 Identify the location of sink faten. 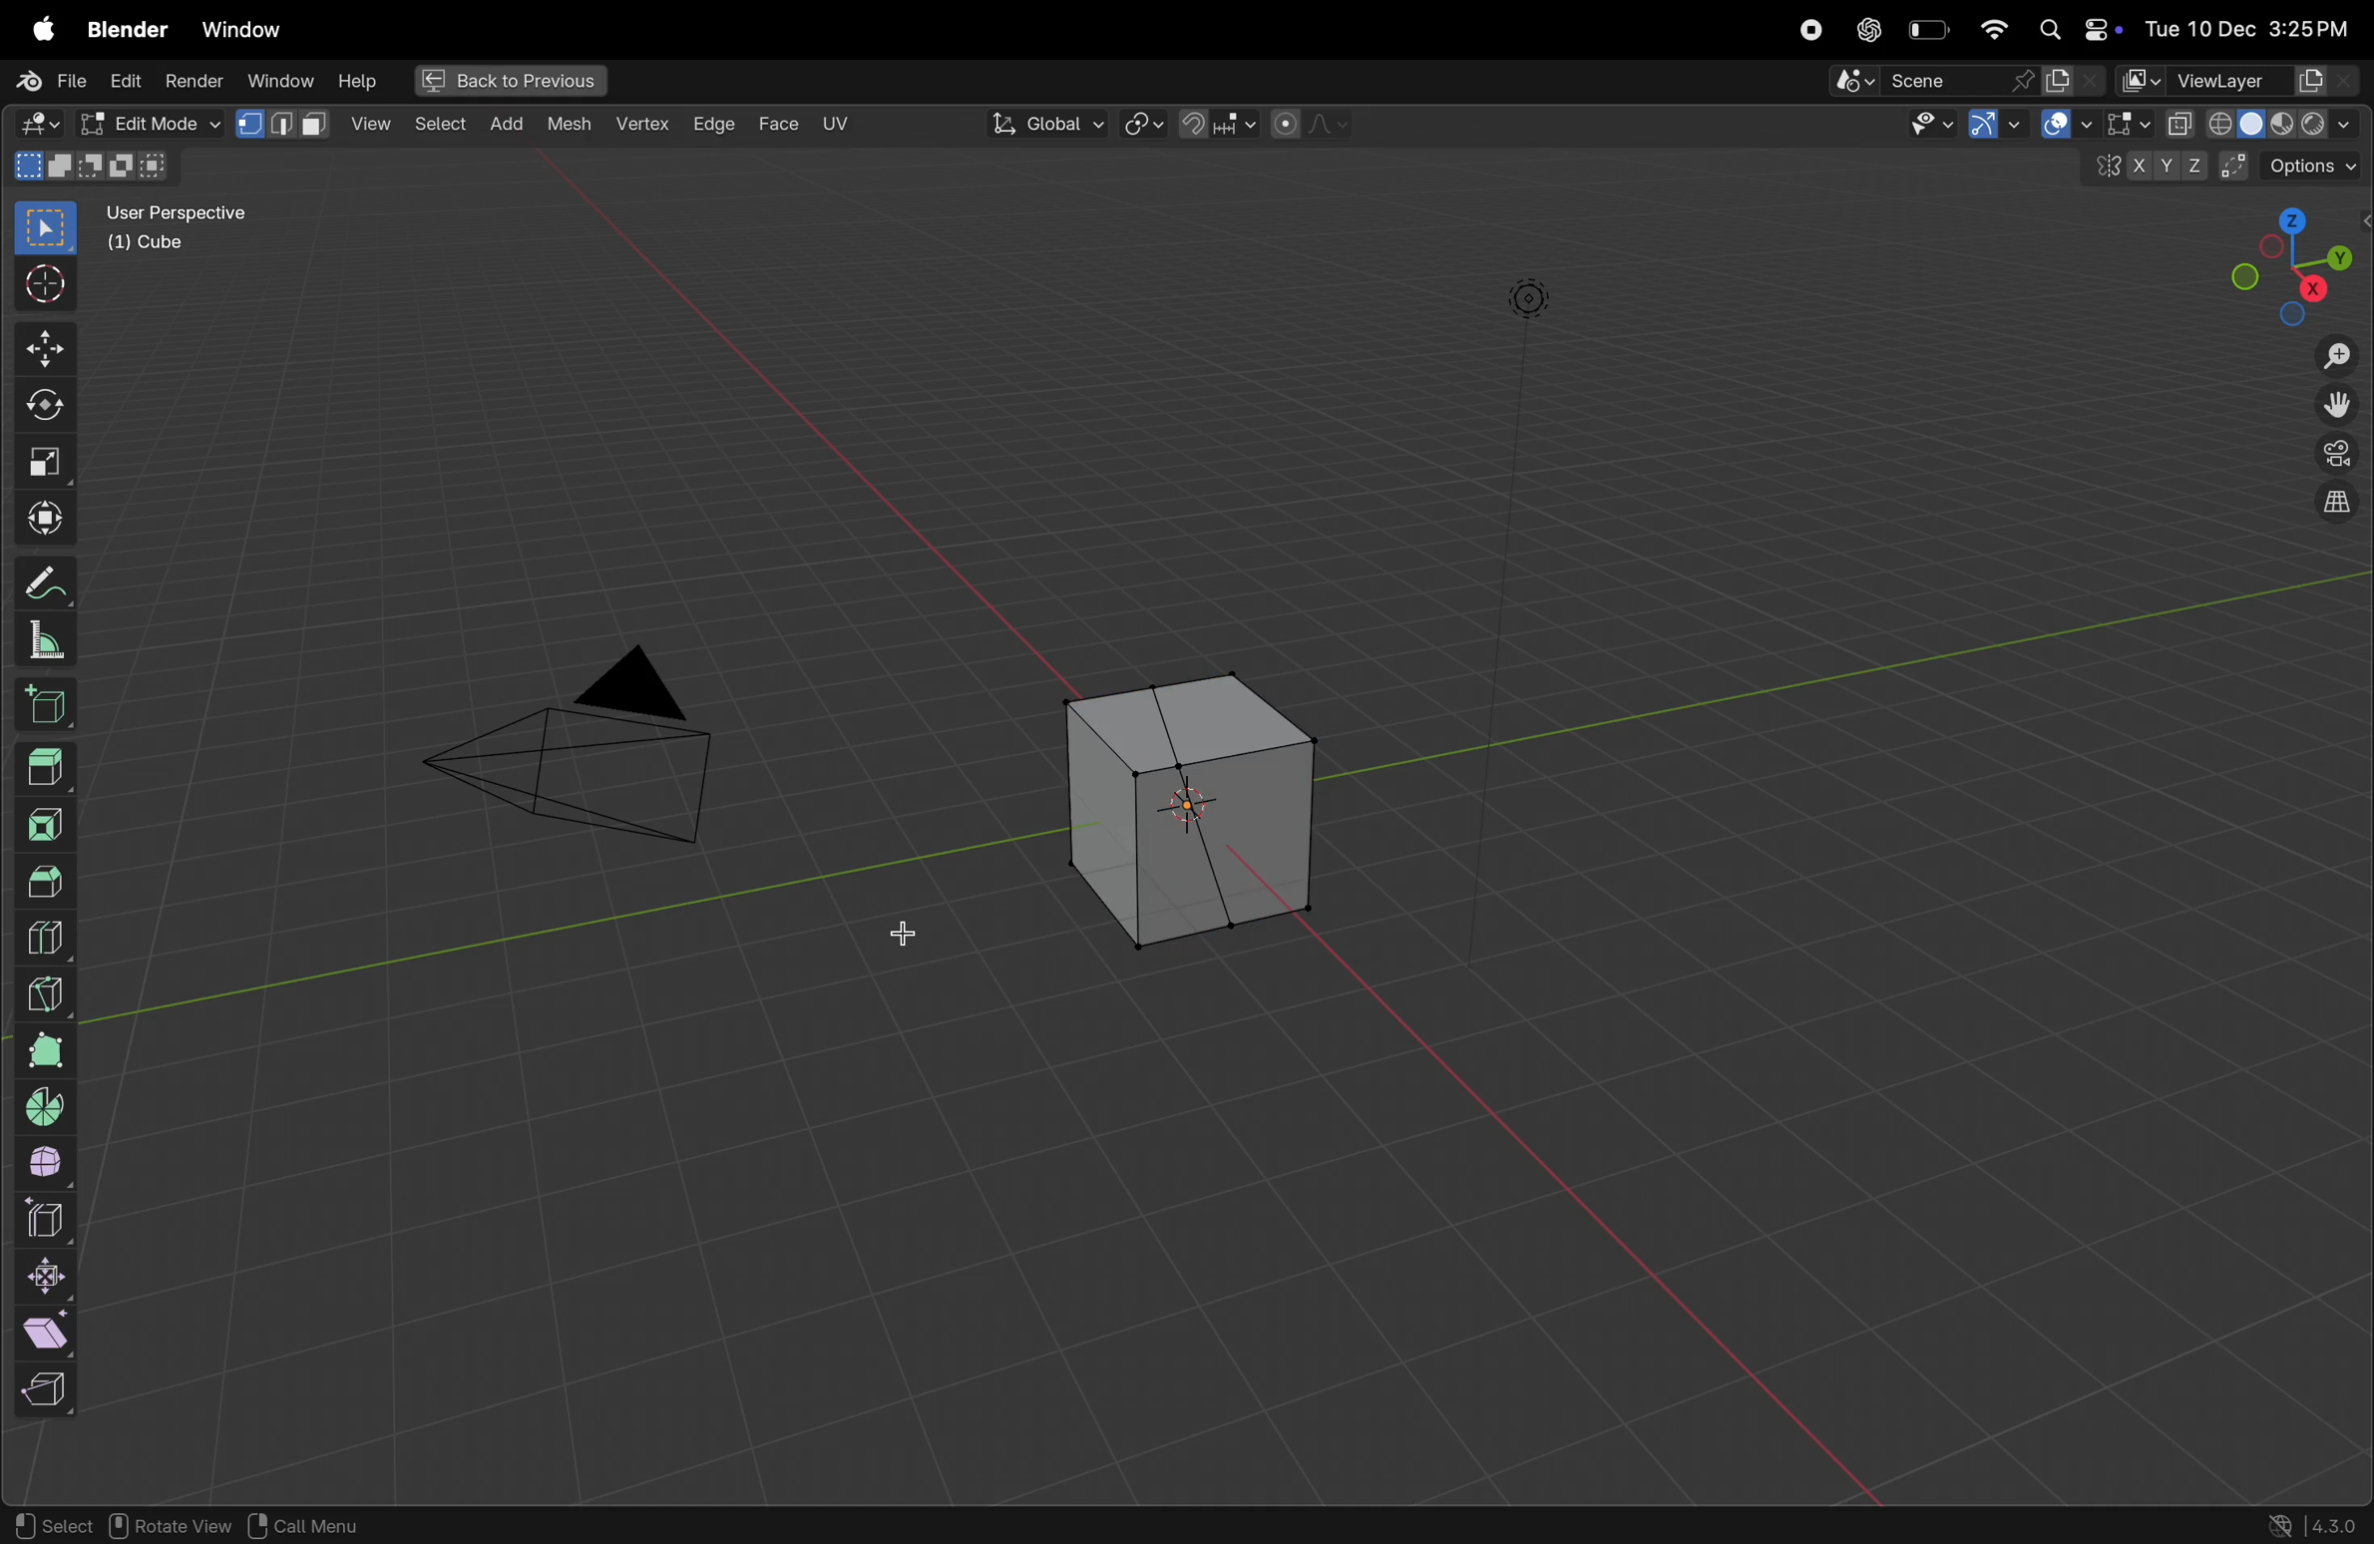
(50, 1277).